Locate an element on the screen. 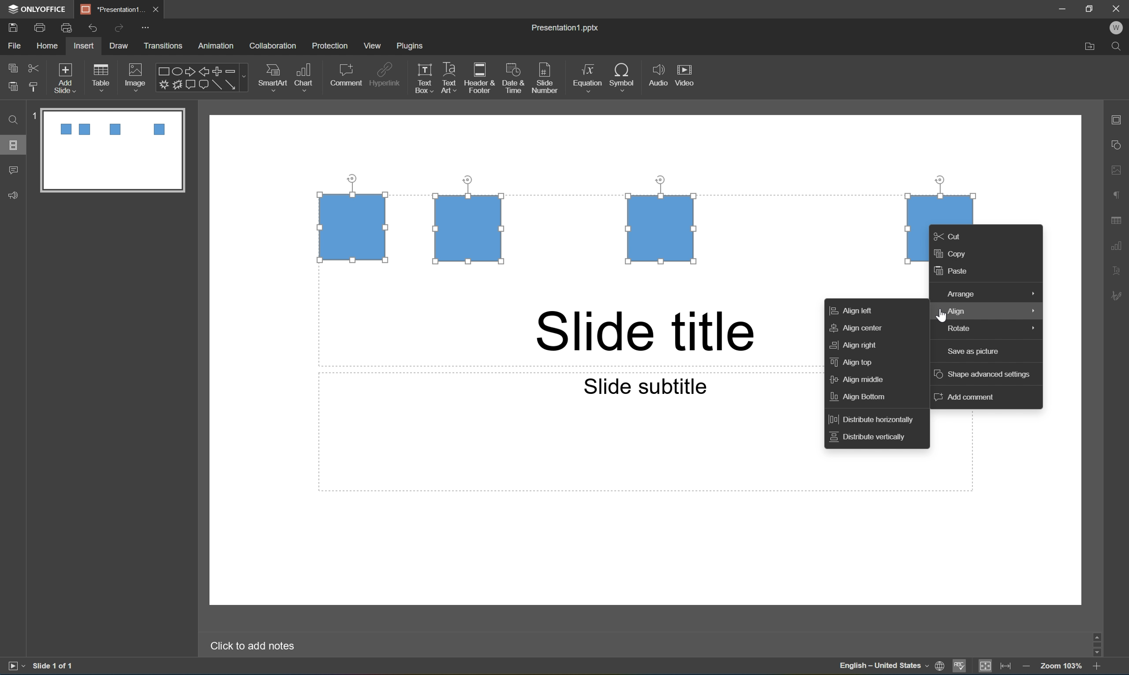 The image size is (1129, 675). chart is located at coordinates (306, 75).